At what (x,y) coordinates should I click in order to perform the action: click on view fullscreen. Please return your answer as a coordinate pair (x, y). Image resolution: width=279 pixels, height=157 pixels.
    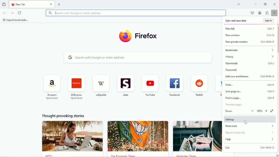
    Looking at the image, I should click on (272, 111).